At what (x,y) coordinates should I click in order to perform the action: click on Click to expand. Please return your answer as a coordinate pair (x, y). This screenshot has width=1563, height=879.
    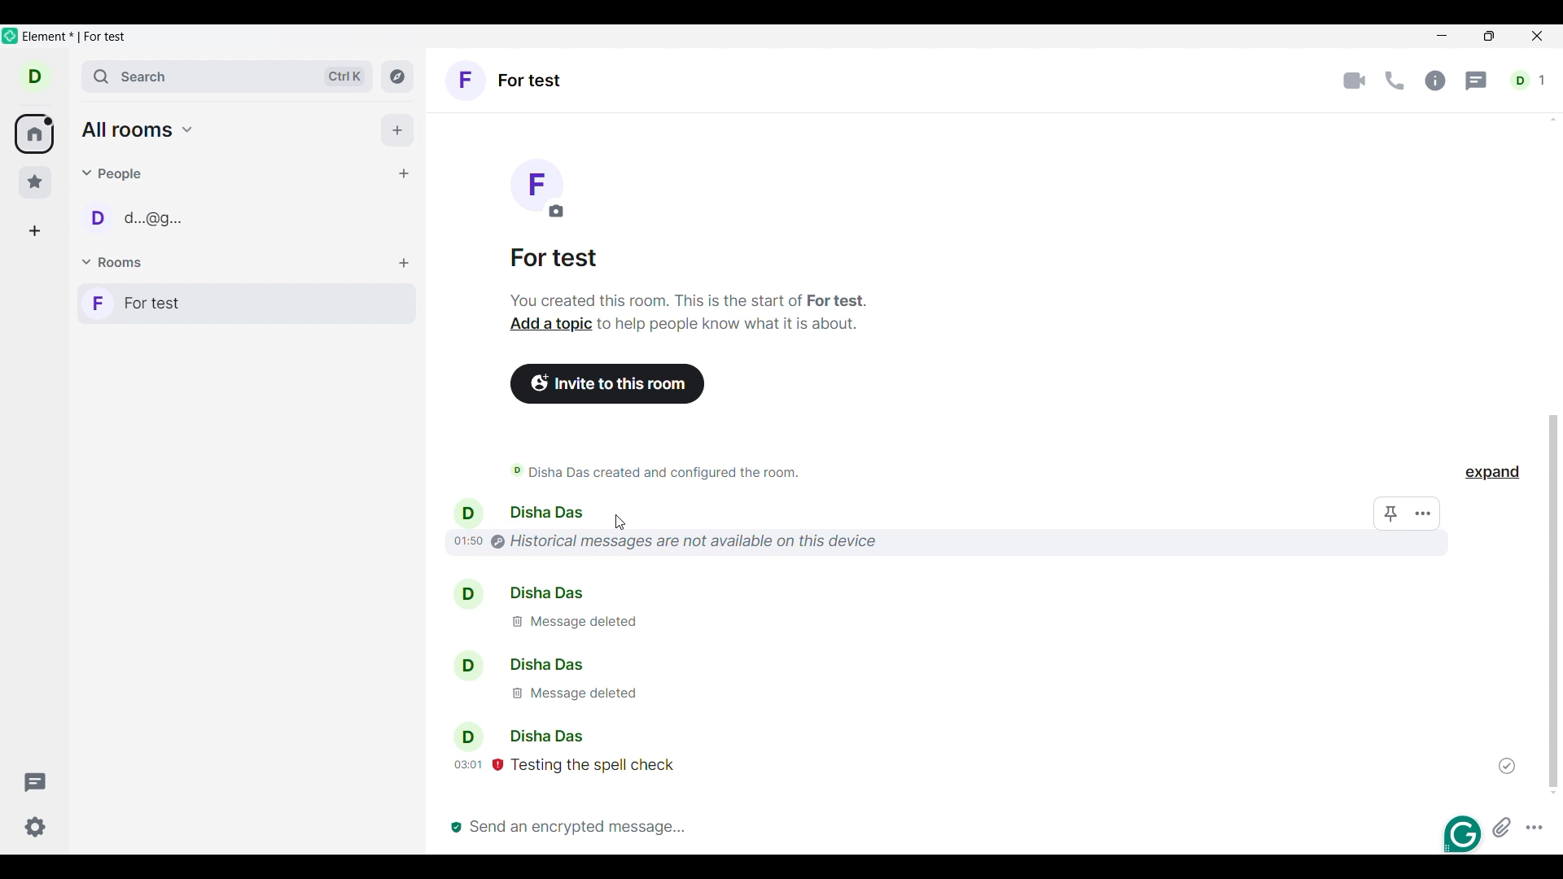
    Looking at the image, I should click on (1492, 472).